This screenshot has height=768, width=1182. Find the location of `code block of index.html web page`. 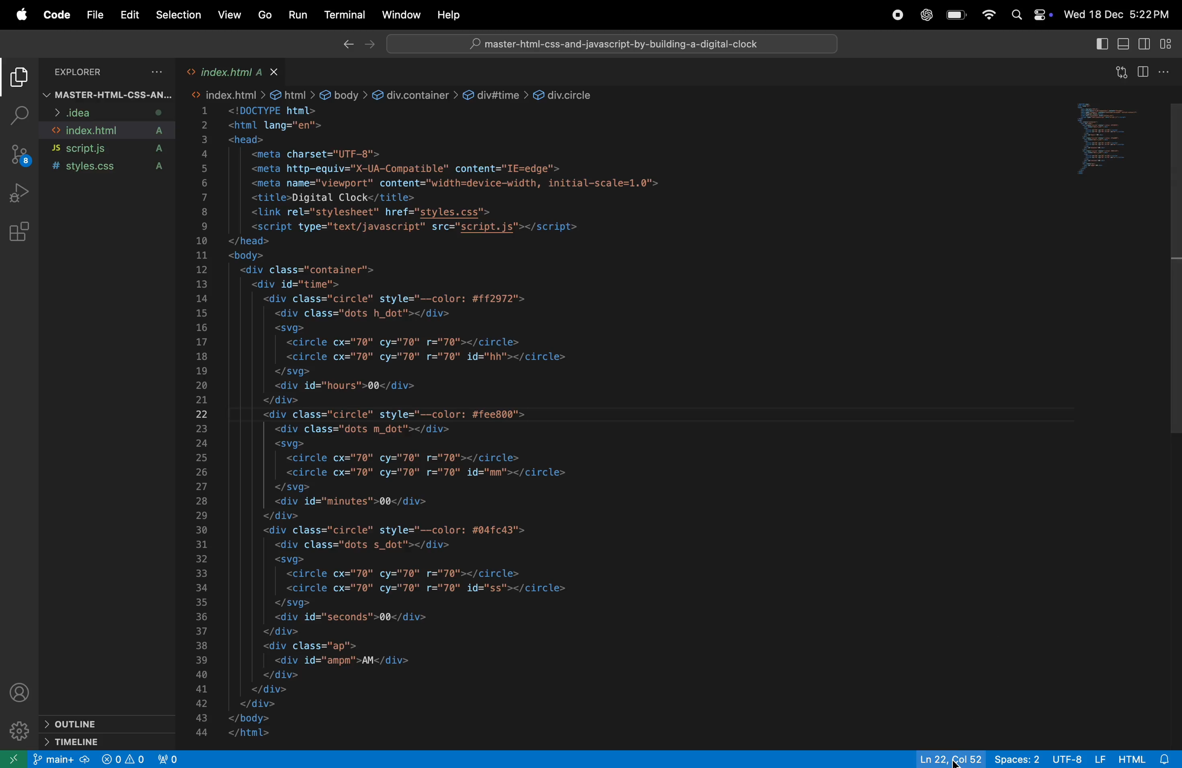

code block of index.html web page is located at coordinates (519, 421).